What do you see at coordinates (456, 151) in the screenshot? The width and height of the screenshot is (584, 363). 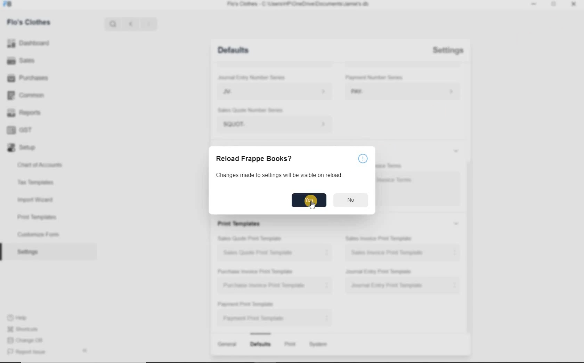 I see `Expand` at bounding box center [456, 151].